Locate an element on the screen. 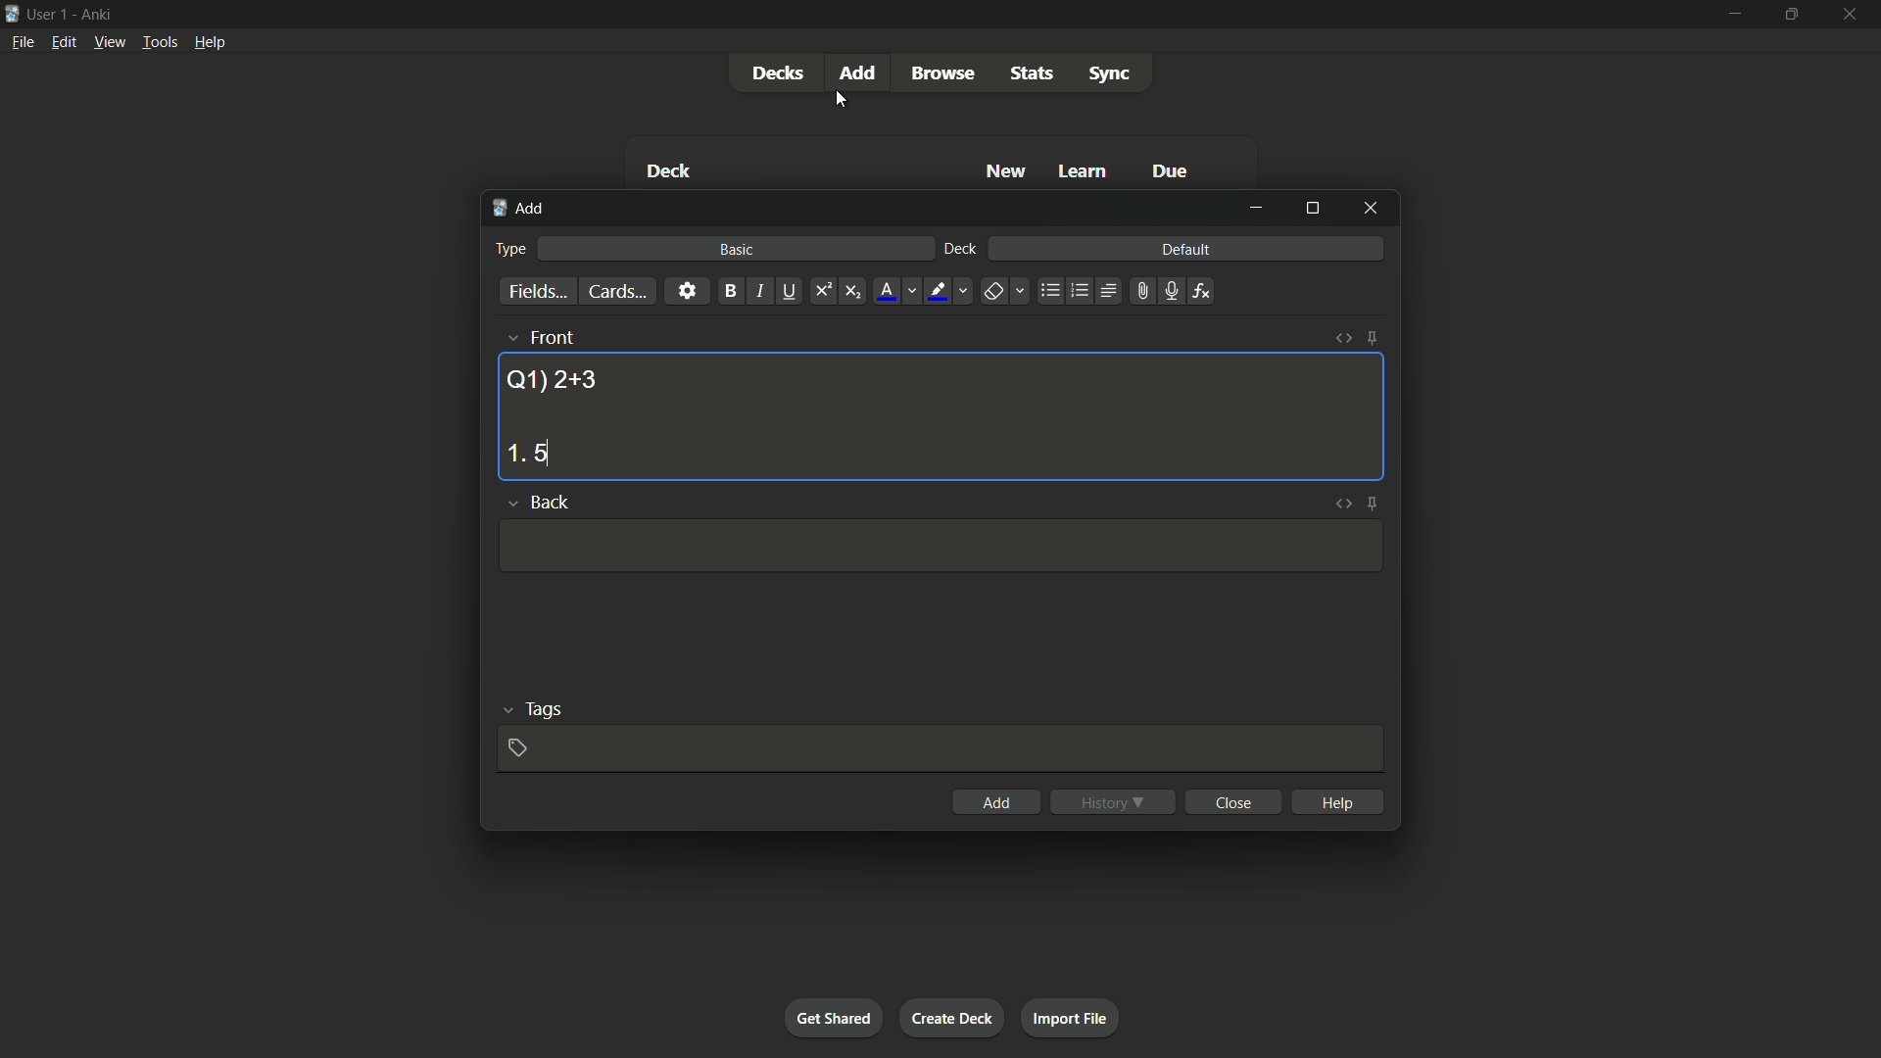  basic is located at coordinates (738, 249).